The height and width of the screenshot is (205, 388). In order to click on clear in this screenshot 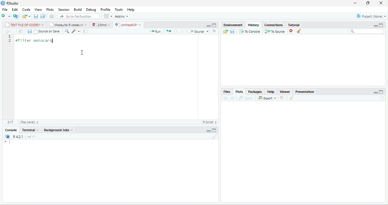, I will do `click(299, 31)`.